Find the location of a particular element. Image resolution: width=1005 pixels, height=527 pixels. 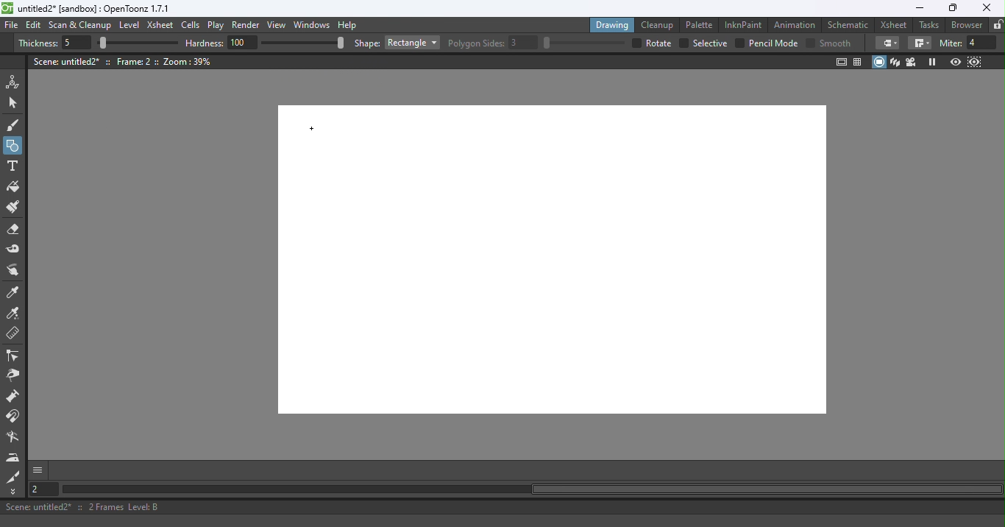

Selection tool is located at coordinates (15, 102).